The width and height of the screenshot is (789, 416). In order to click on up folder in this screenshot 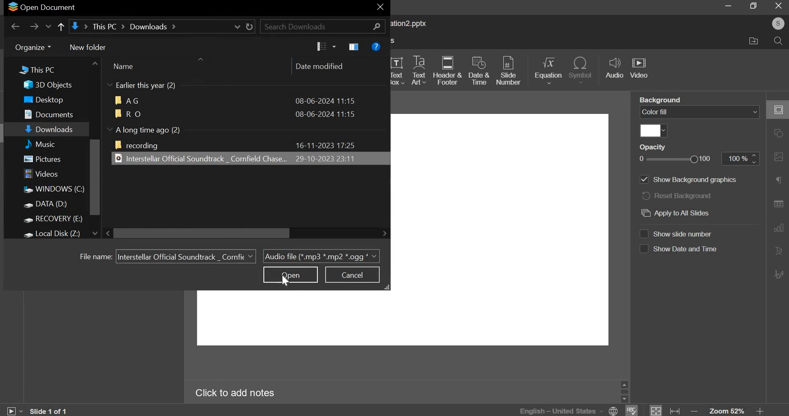, I will do `click(61, 27)`.